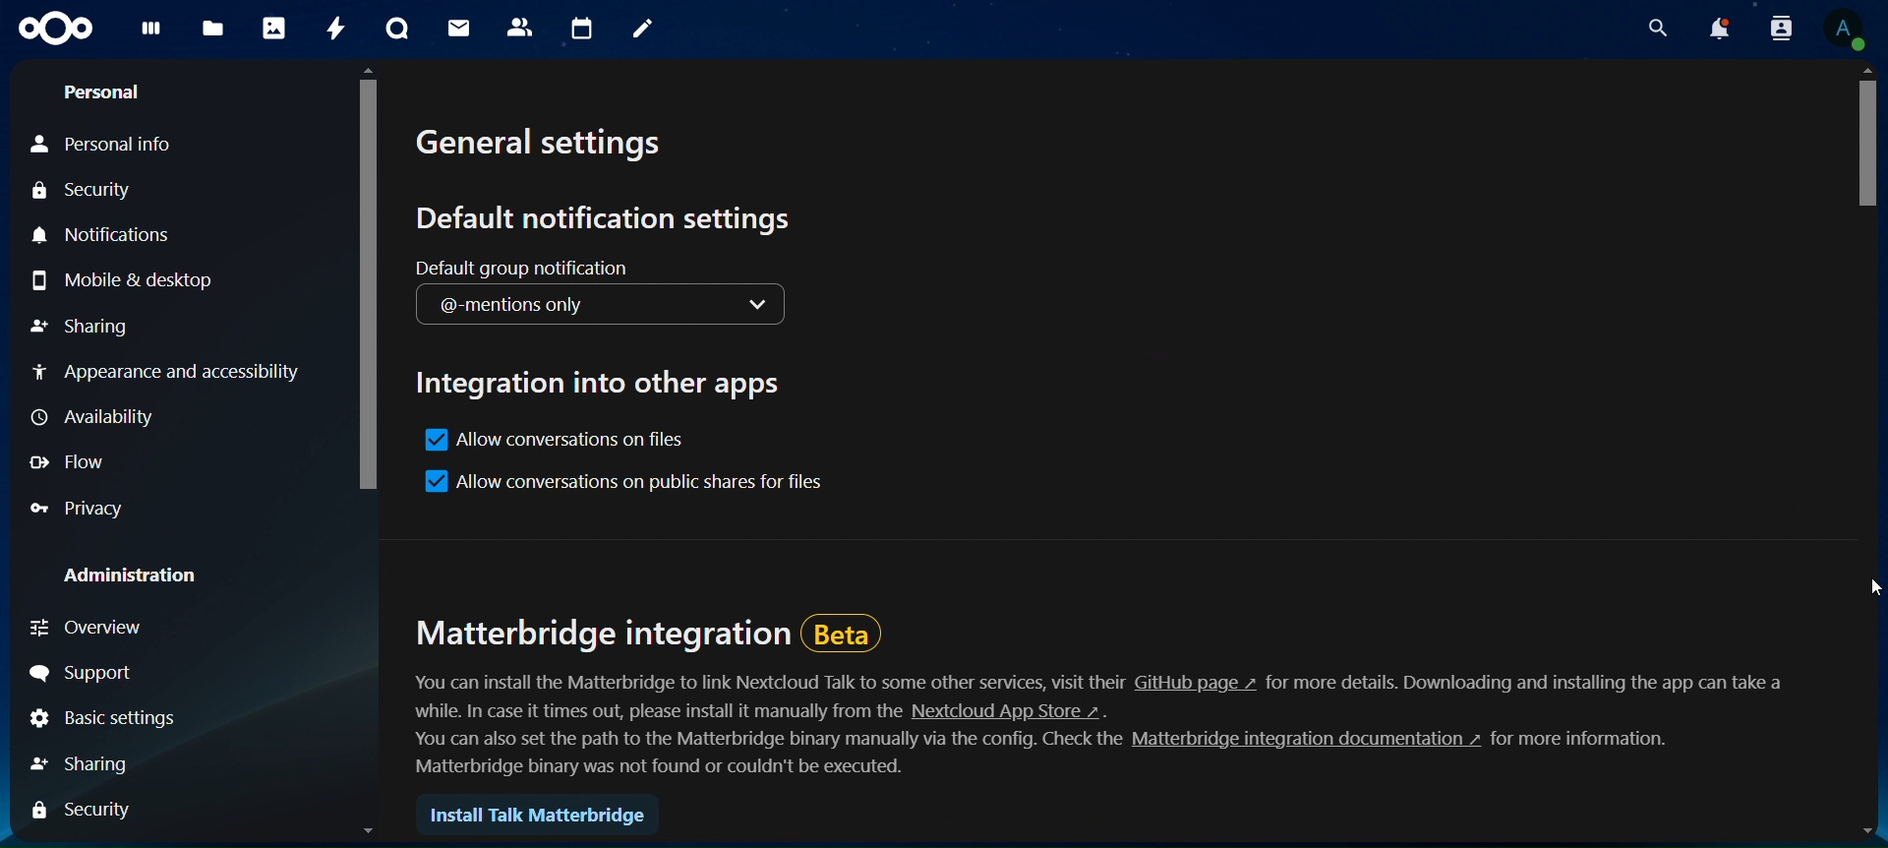  What do you see at coordinates (1010, 710) in the screenshot?
I see `hyperlink` at bounding box center [1010, 710].